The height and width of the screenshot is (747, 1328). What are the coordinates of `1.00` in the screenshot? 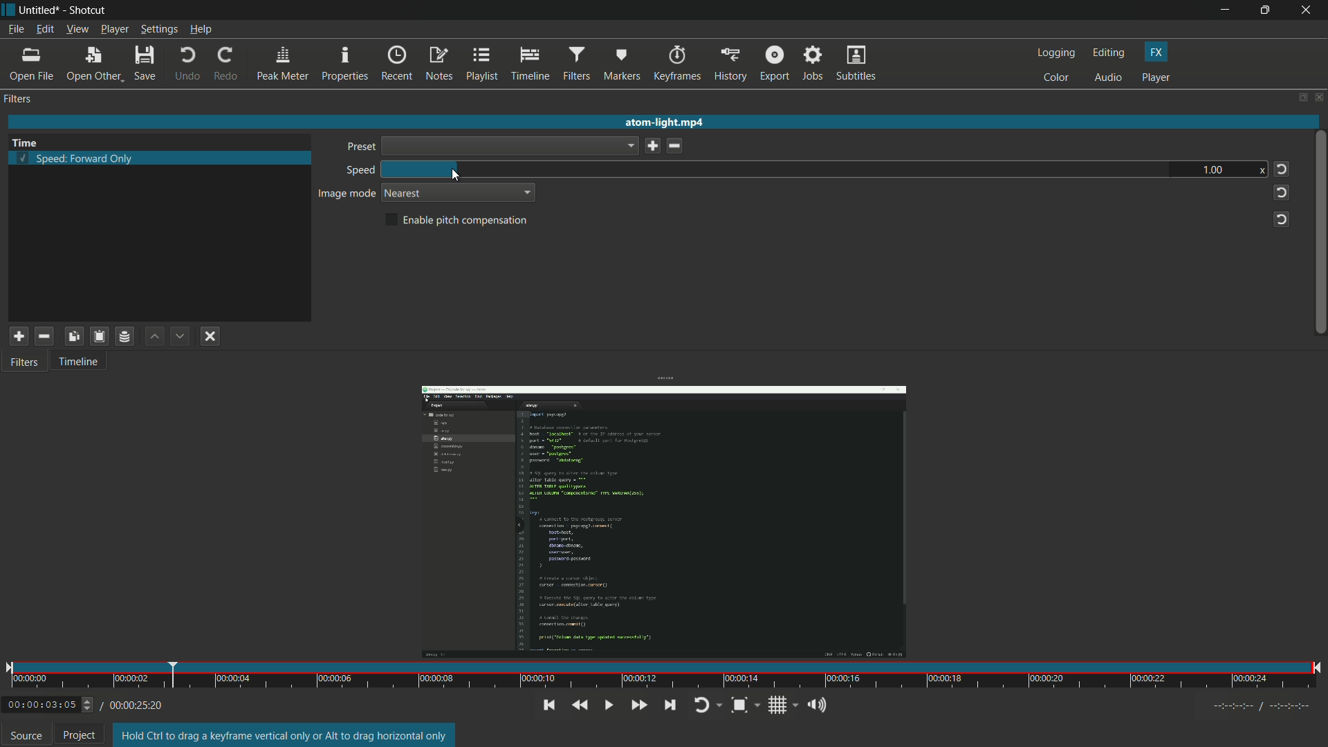 It's located at (1212, 171).